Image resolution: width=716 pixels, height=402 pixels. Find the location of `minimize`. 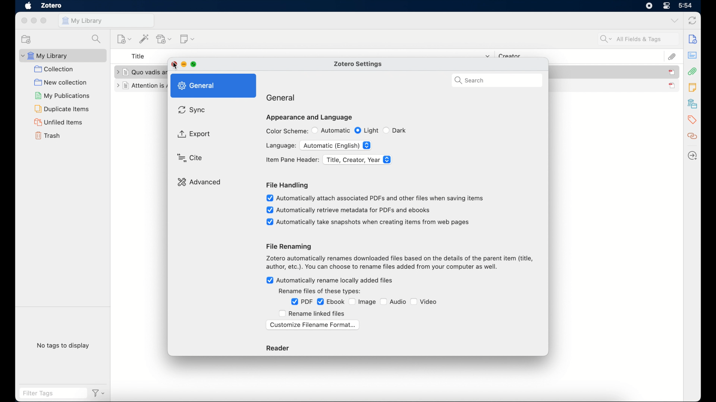

minimize is located at coordinates (184, 64).